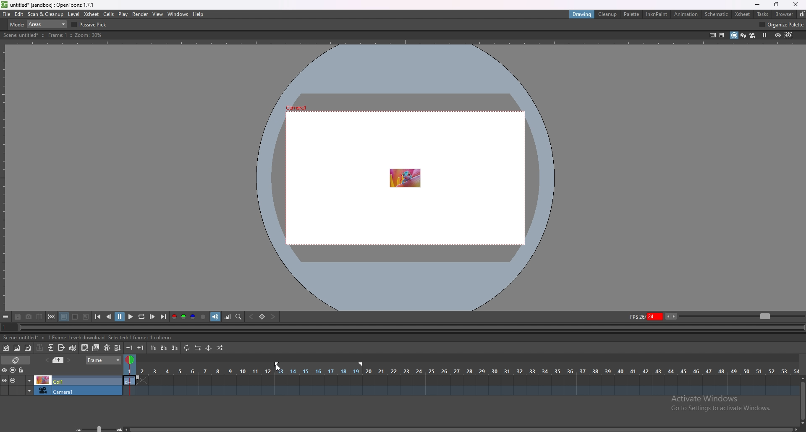 The height and width of the screenshot is (432, 806). Describe the element at coordinates (73, 15) in the screenshot. I see `level` at that location.